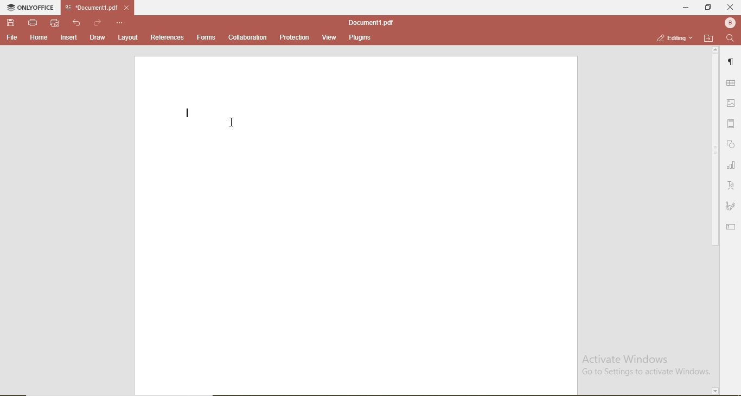 The image size is (741, 396). I want to click on font style, so click(732, 185).